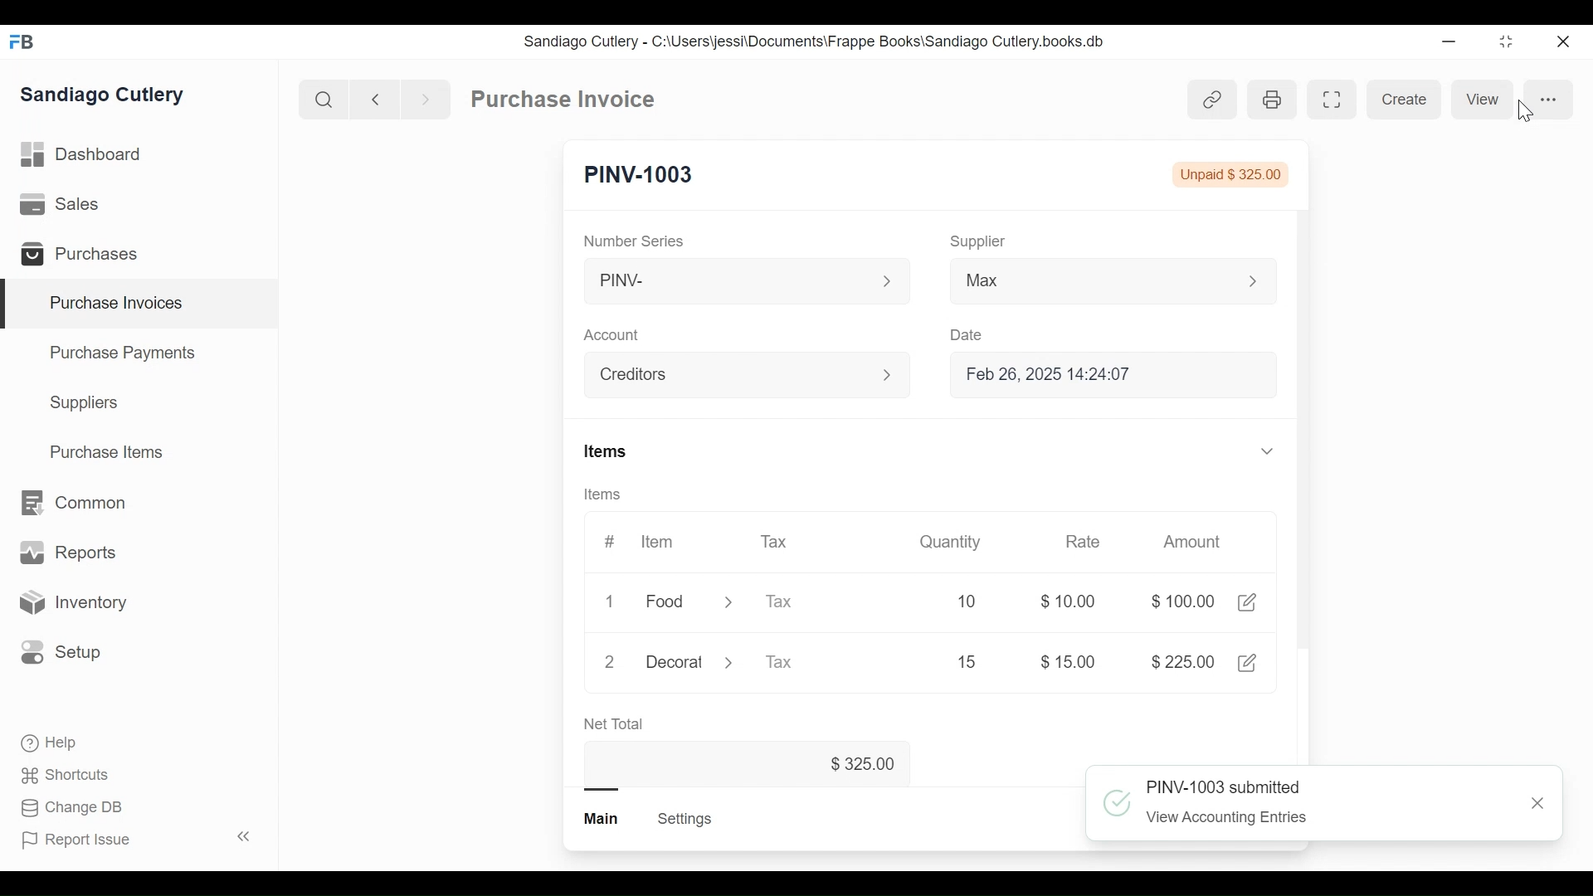 This screenshot has height=896, width=1593. I want to click on cursor, so click(1523, 110).